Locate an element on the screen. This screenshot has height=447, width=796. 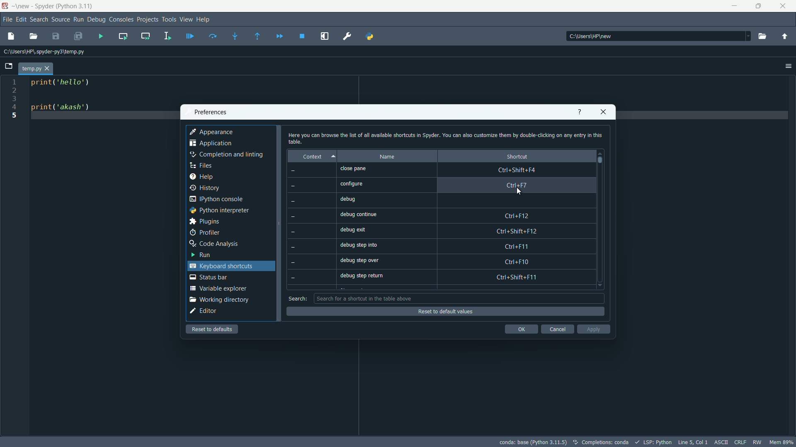
app icon is located at coordinates (5, 6).